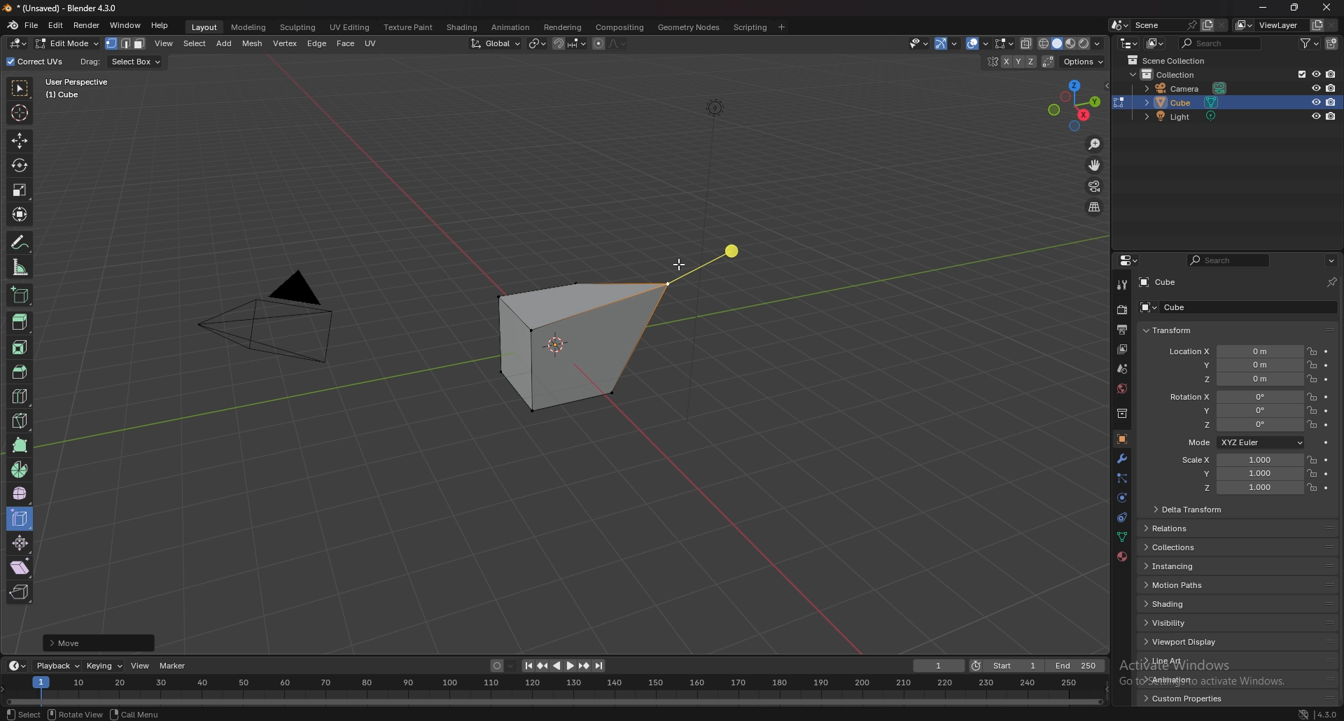 The height and width of the screenshot is (721, 1344). What do you see at coordinates (538, 43) in the screenshot?
I see `transform pivot point` at bounding box center [538, 43].